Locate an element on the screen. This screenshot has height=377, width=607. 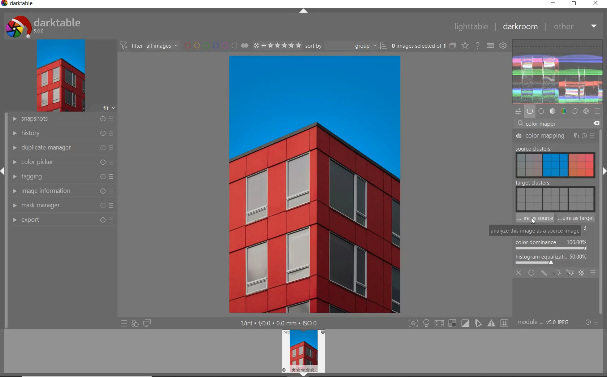
show global preference is located at coordinates (503, 46).